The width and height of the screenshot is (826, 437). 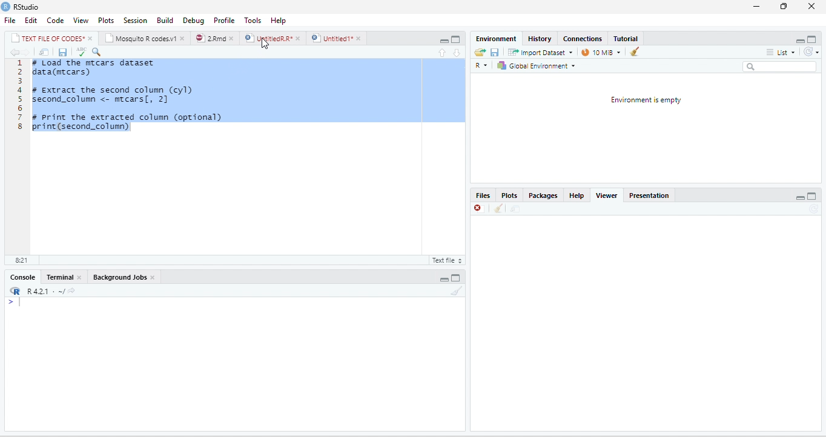 What do you see at coordinates (55, 19) in the screenshot?
I see `Code` at bounding box center [55, 19].